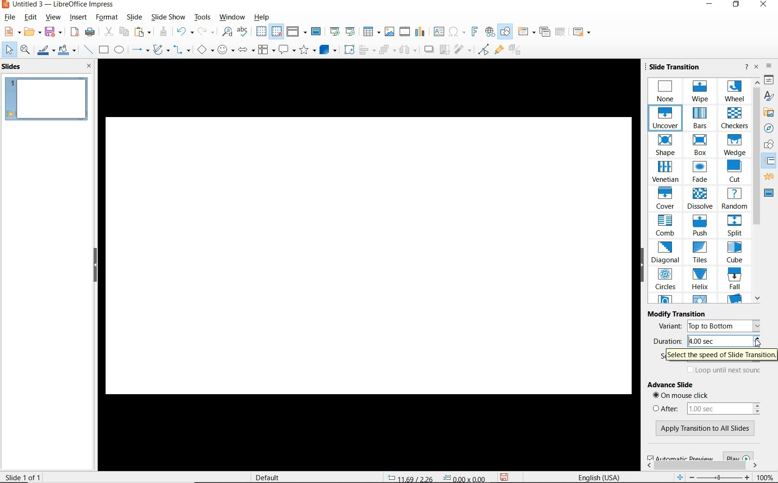  I want to click on ARRANGE, so click(386, 50).